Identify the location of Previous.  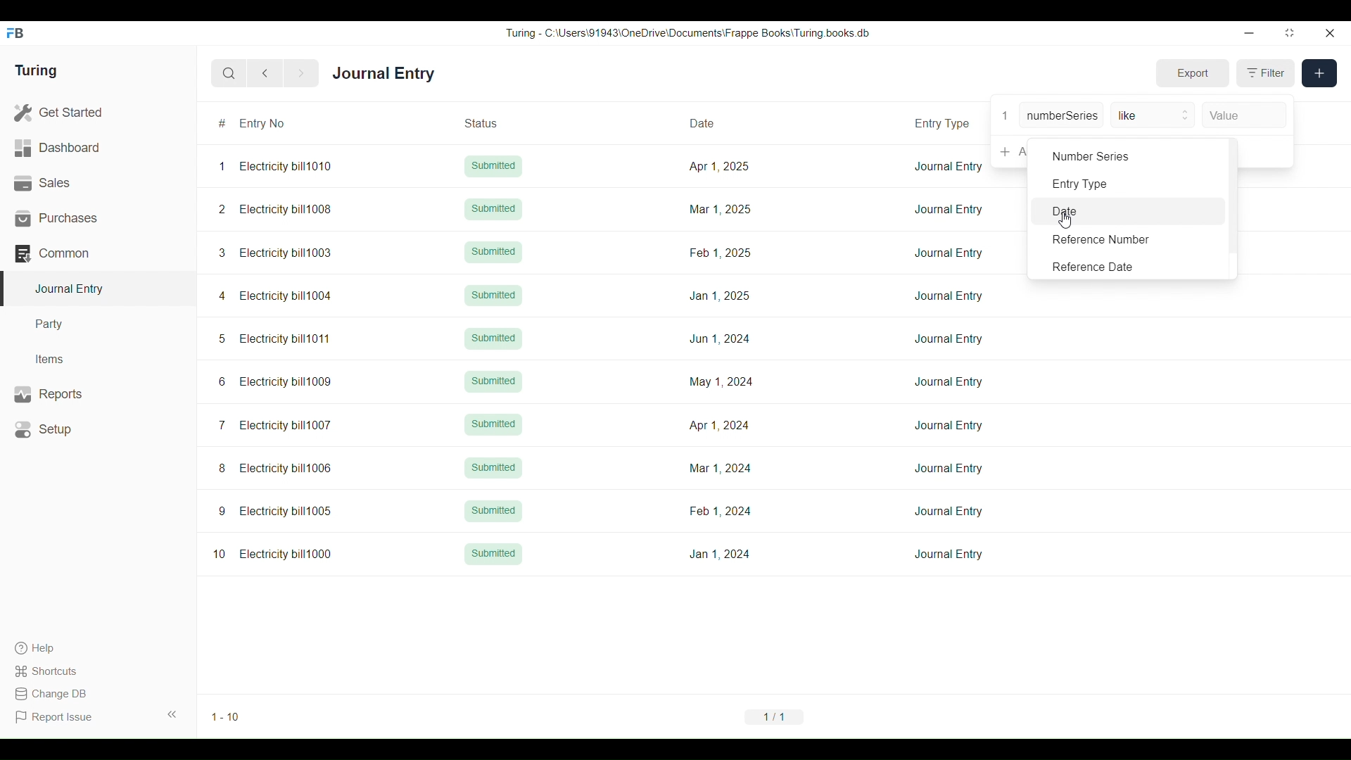
(265, 73).